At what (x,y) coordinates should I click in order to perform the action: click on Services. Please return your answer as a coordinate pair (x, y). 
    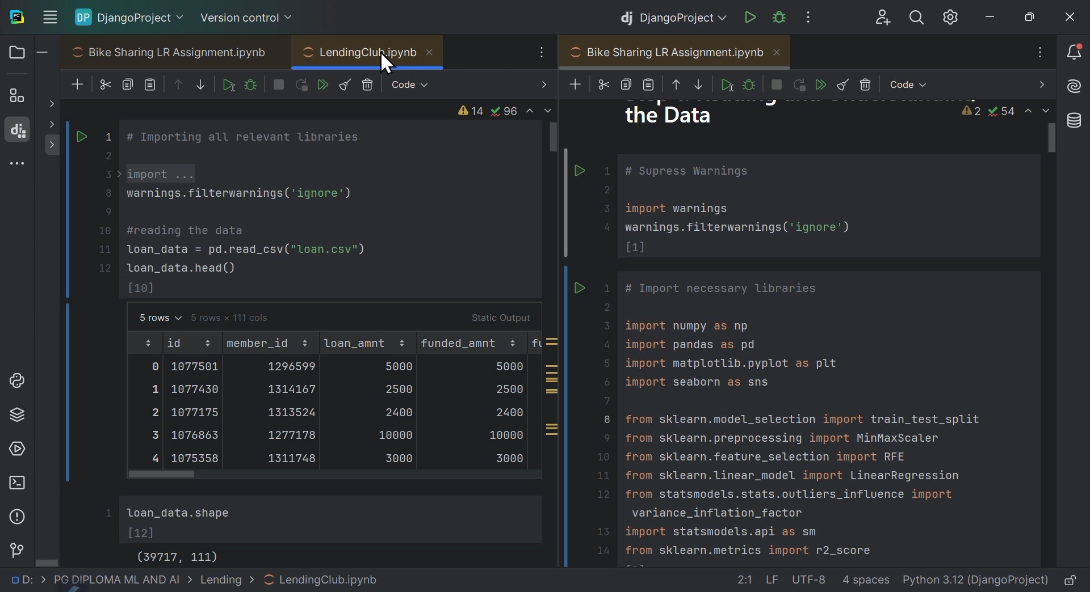
    Looking at the image, I should click on (17, 451).